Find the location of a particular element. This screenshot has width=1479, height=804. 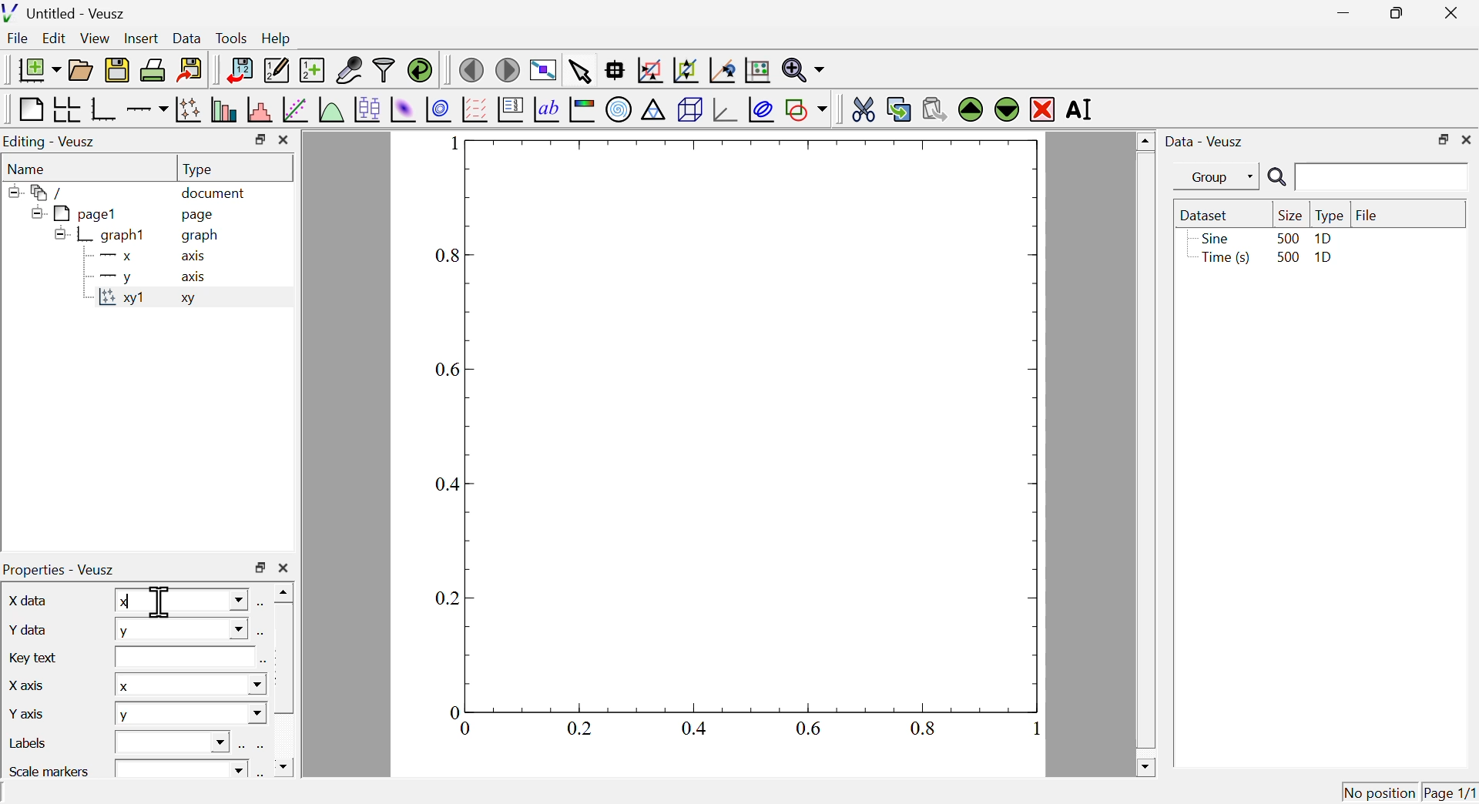

xy is located at coordinates (193, 302).